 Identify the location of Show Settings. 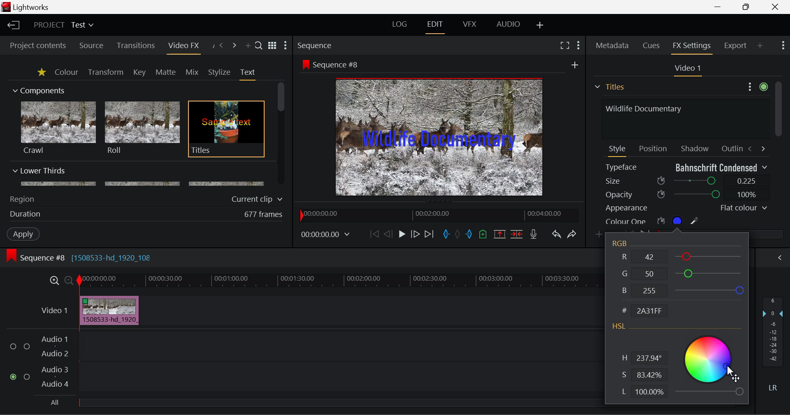
(783, 44).